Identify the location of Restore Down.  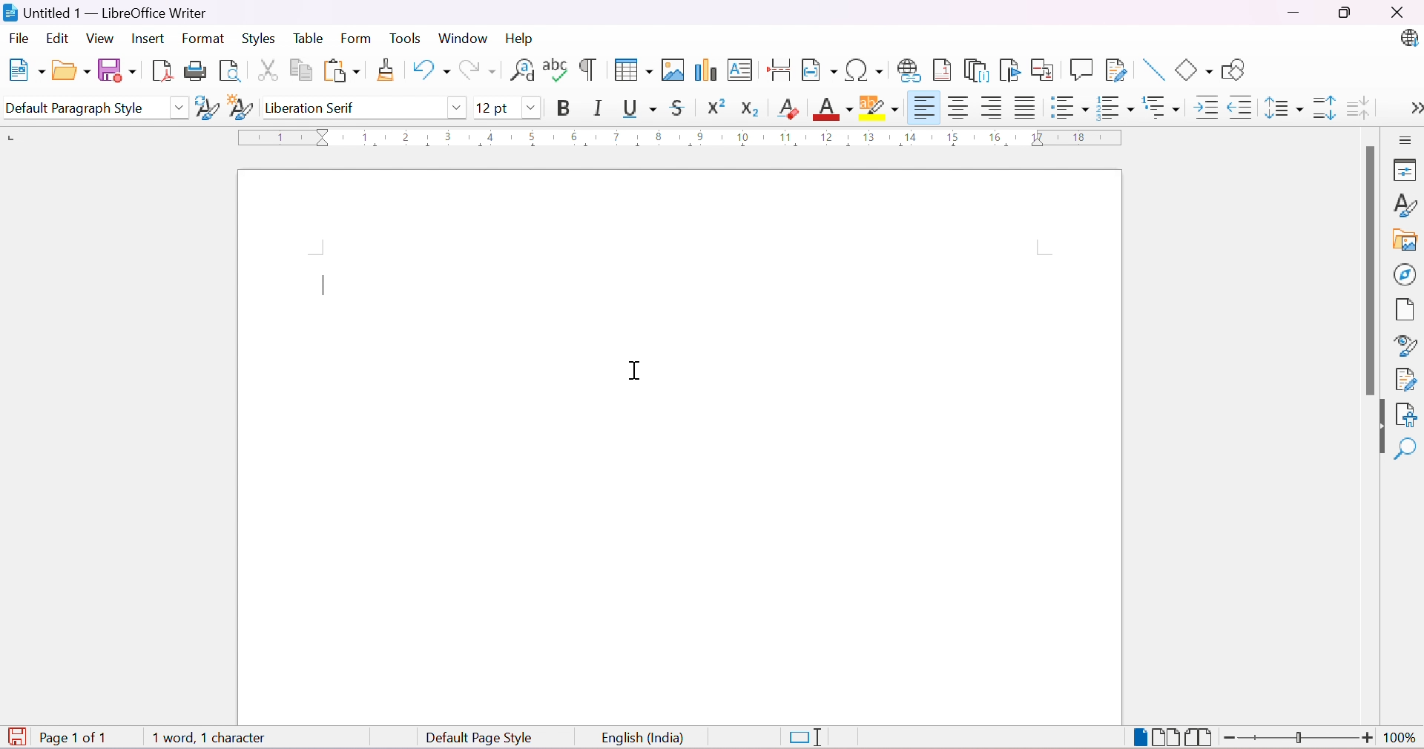
(1345, 13).